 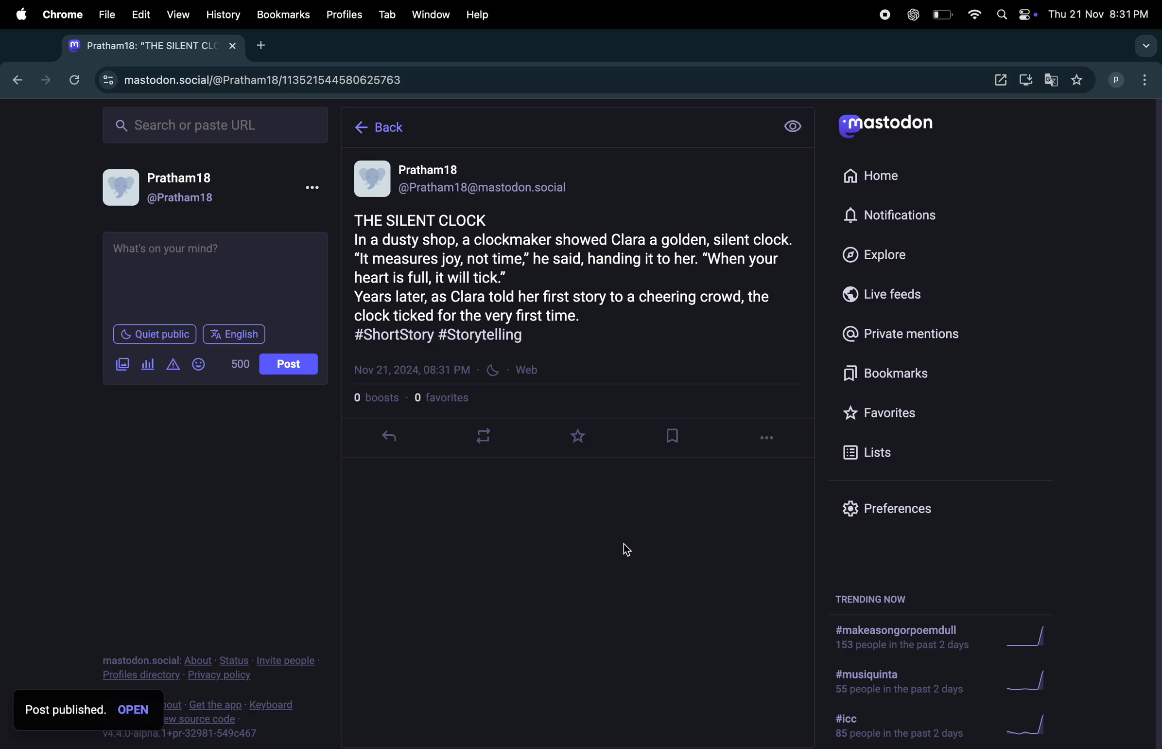 I want to click on favourites, so click(x=449, y=398).